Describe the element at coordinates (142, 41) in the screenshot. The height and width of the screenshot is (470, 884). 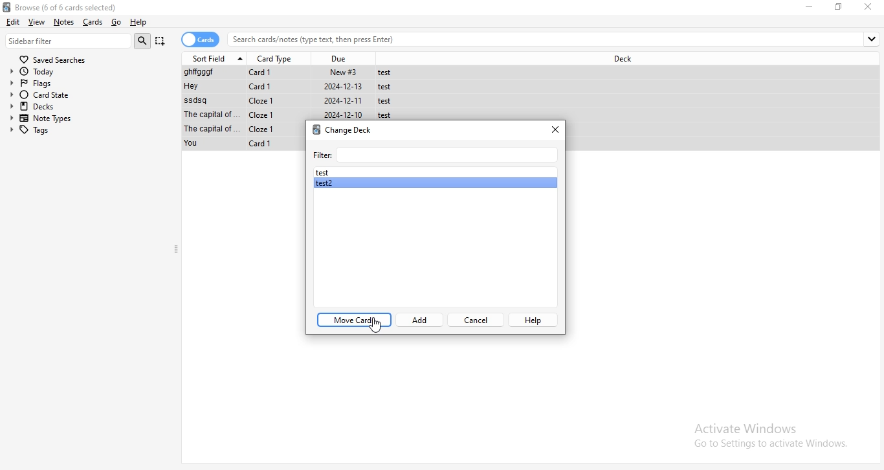
I see `search` at that location.